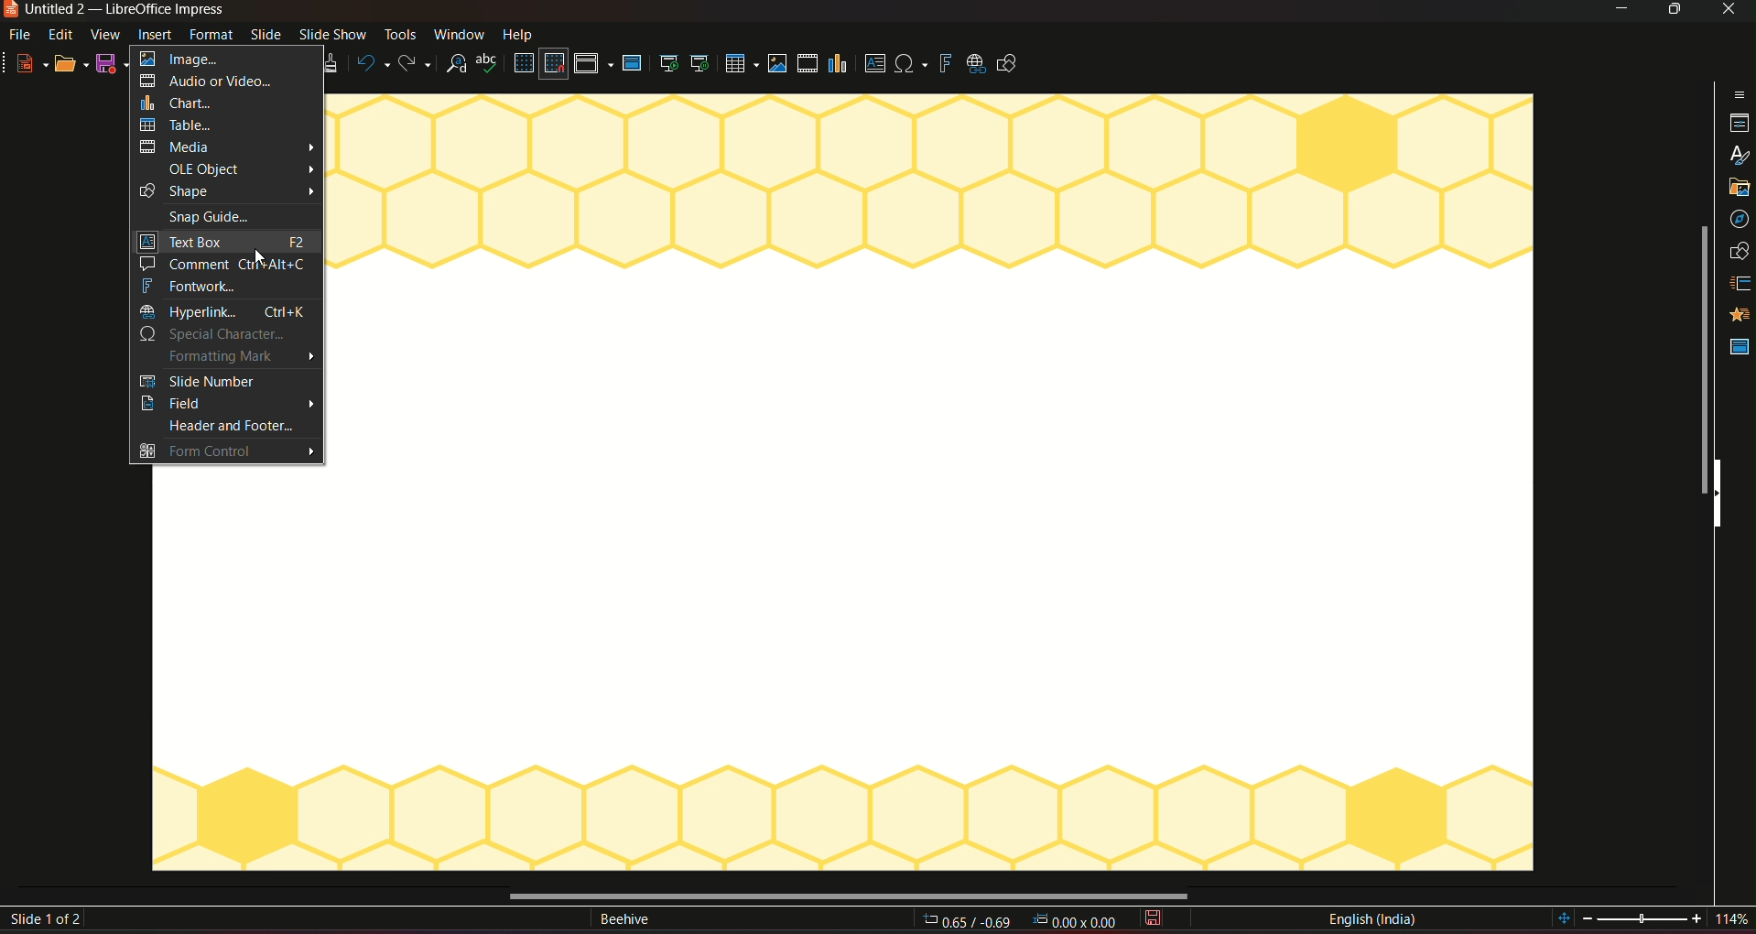 The width and height of the screenshot is (1756, 934). What do you see at coordinates (226, 215) in the screenshot?
I see `snap guide` at bounding box center [226, 215].